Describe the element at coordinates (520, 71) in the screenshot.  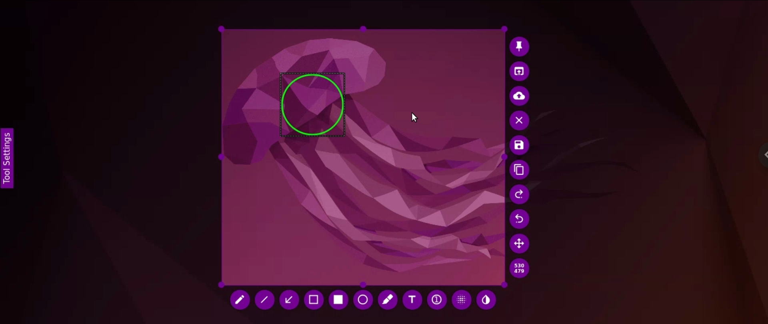
I see `open image` at that location.